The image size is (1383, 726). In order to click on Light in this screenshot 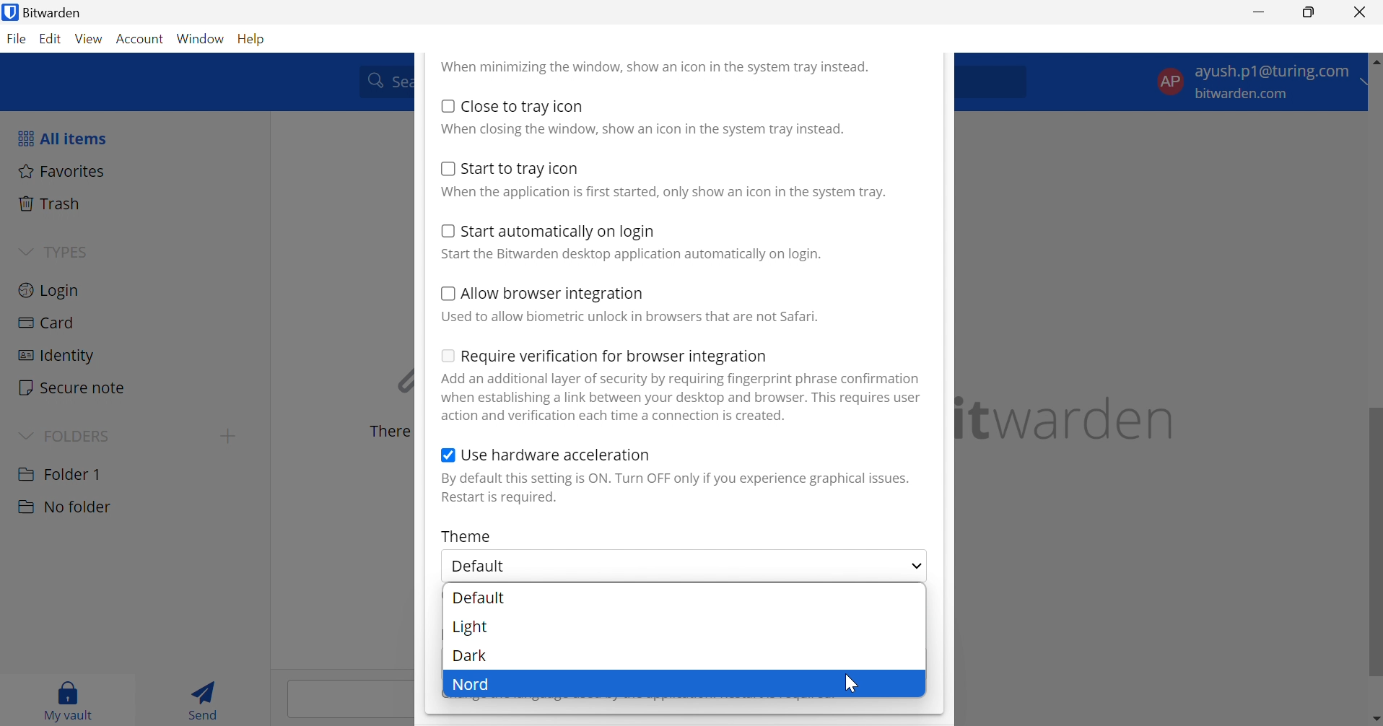, I will do `click(472, 627)`.